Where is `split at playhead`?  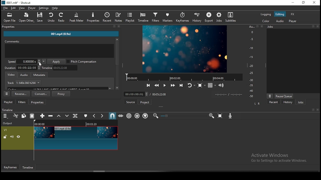
split at playhead is located at coordinates (75, 116).